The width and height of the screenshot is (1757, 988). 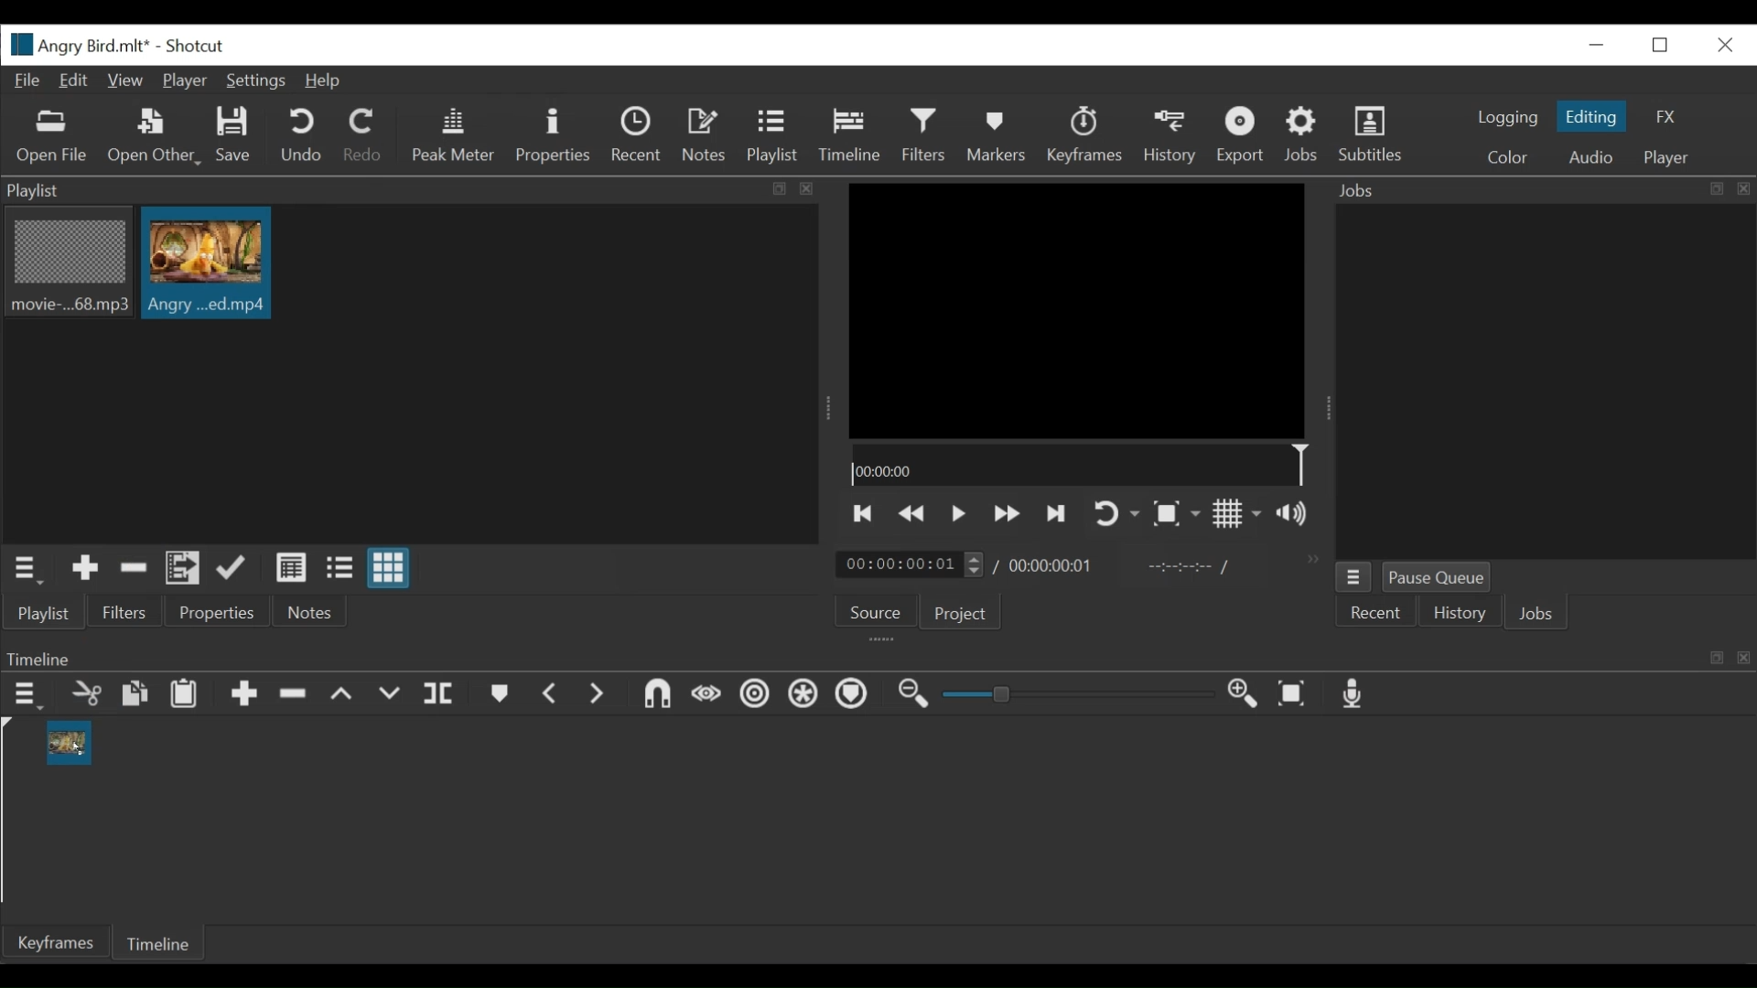 I want to click on Keyframe, so click(x=51, y=941).